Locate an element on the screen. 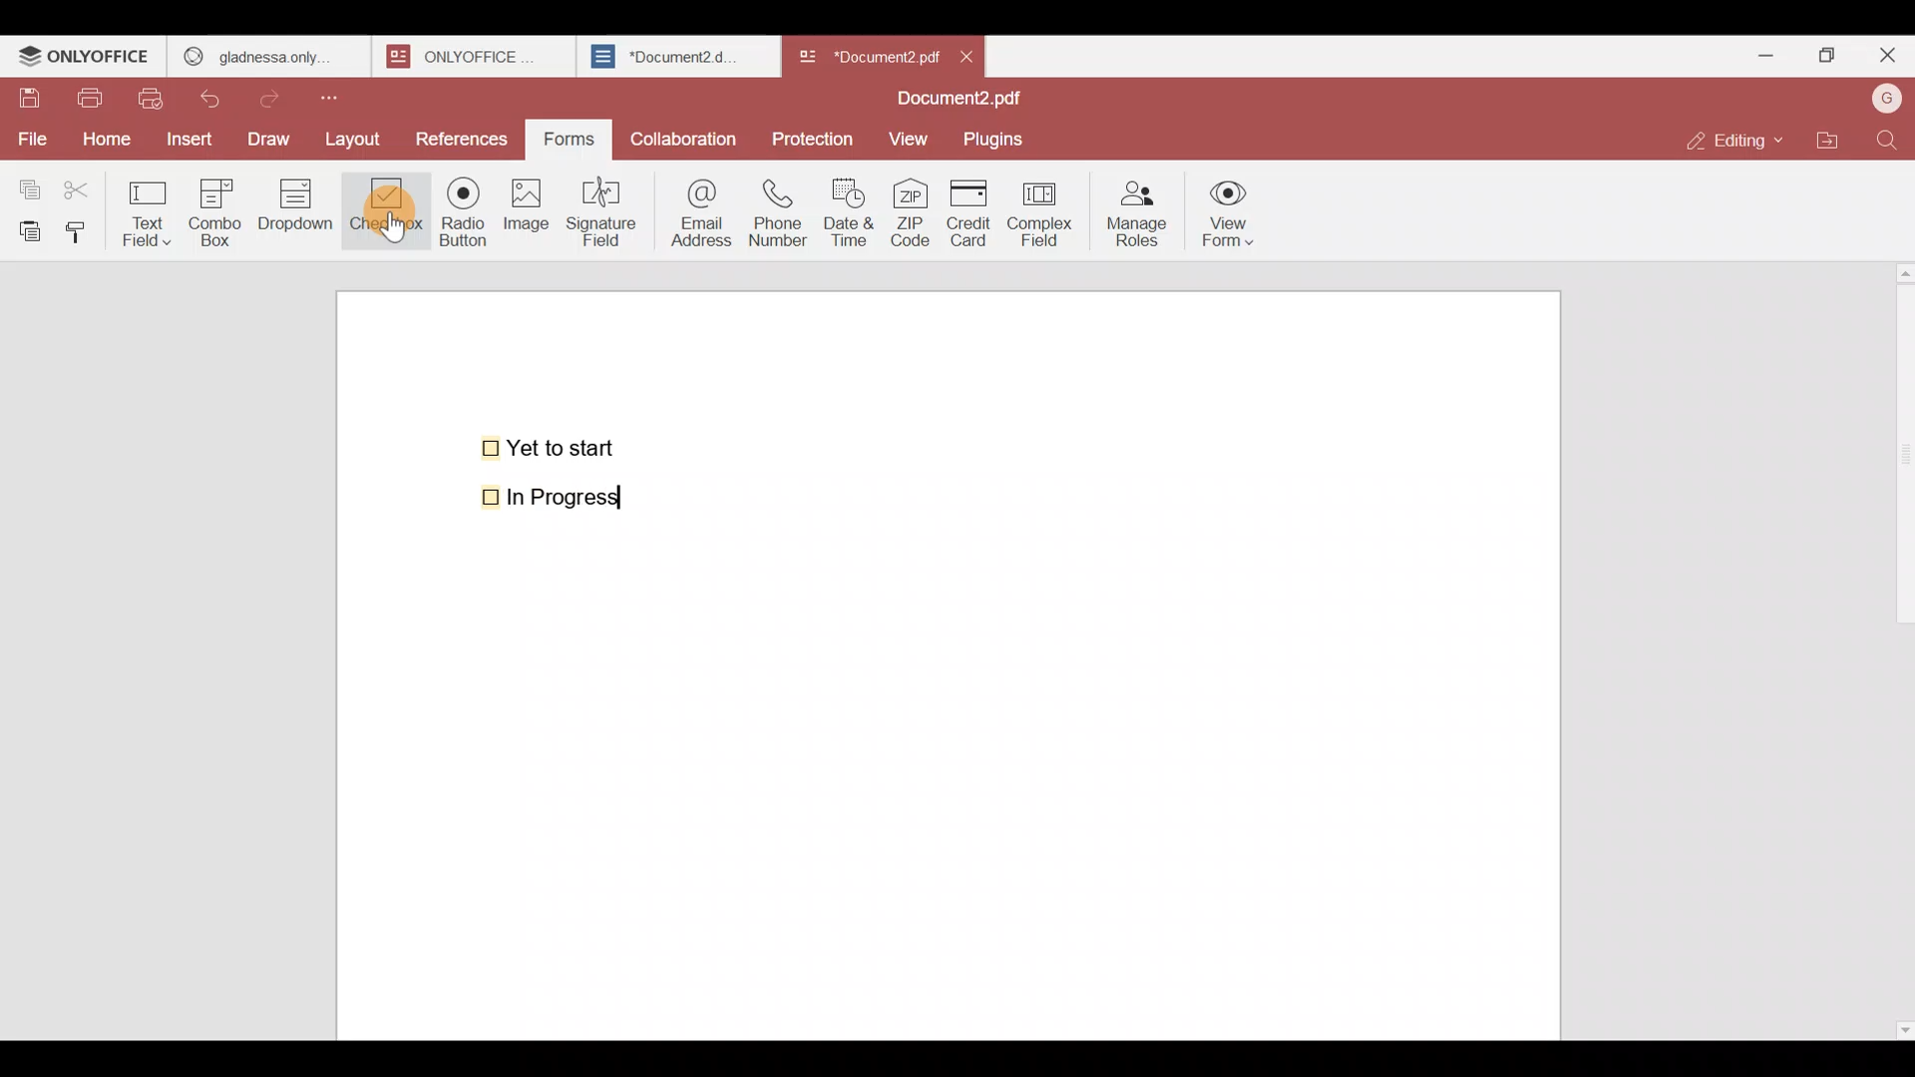 The height and width of the screenshot is (1077, 1915). View is located at coordinates (912, 139).